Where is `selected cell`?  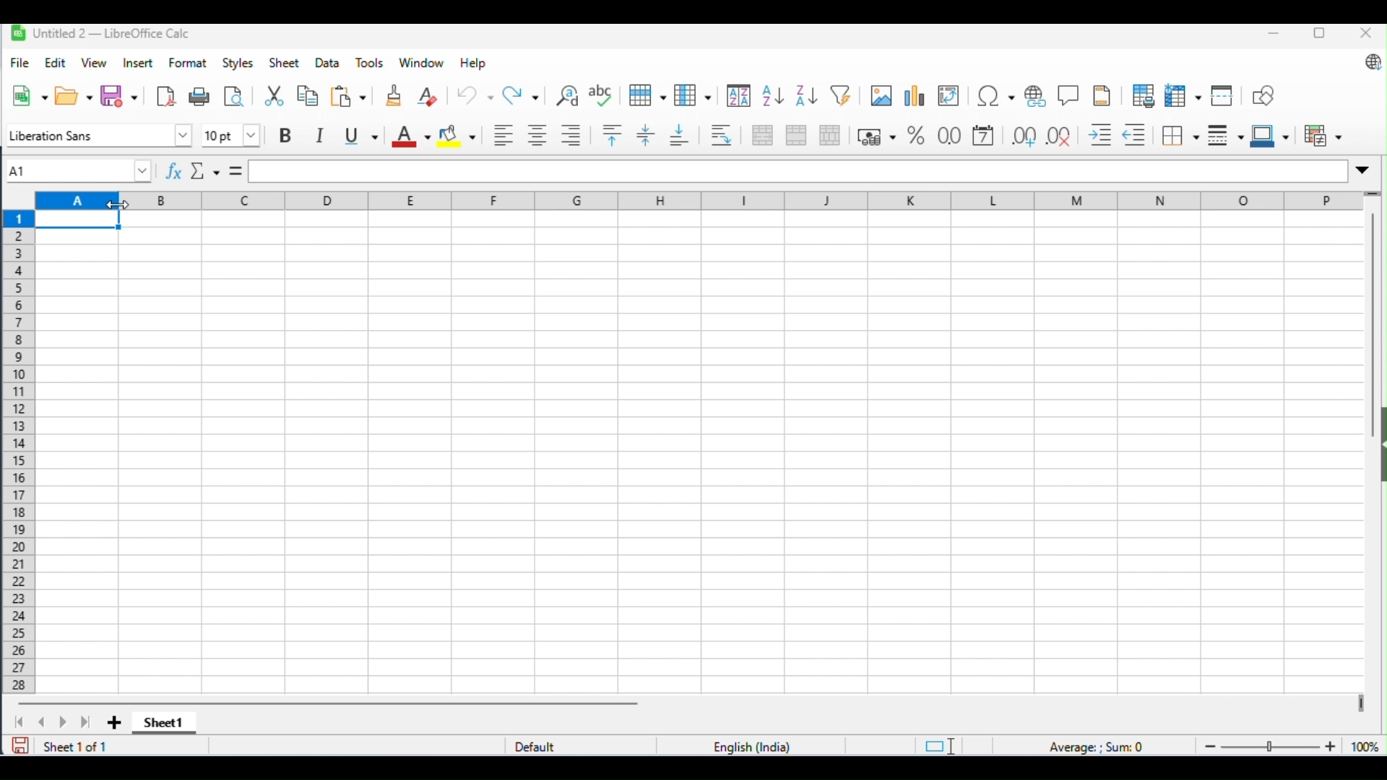 selected cell is located at coordinates (78, 221).